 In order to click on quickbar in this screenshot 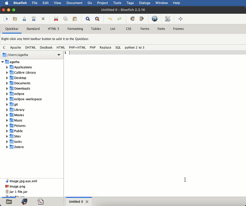, I will do `click(12, 29)`.